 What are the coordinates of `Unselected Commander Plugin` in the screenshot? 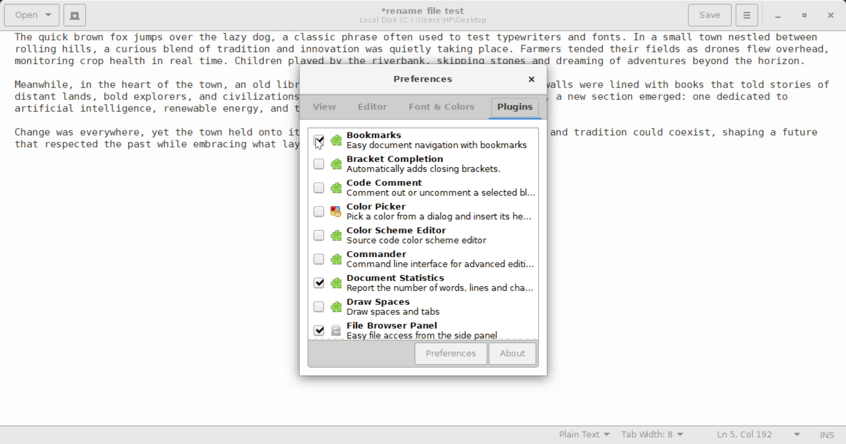 It's located at (424, 261).